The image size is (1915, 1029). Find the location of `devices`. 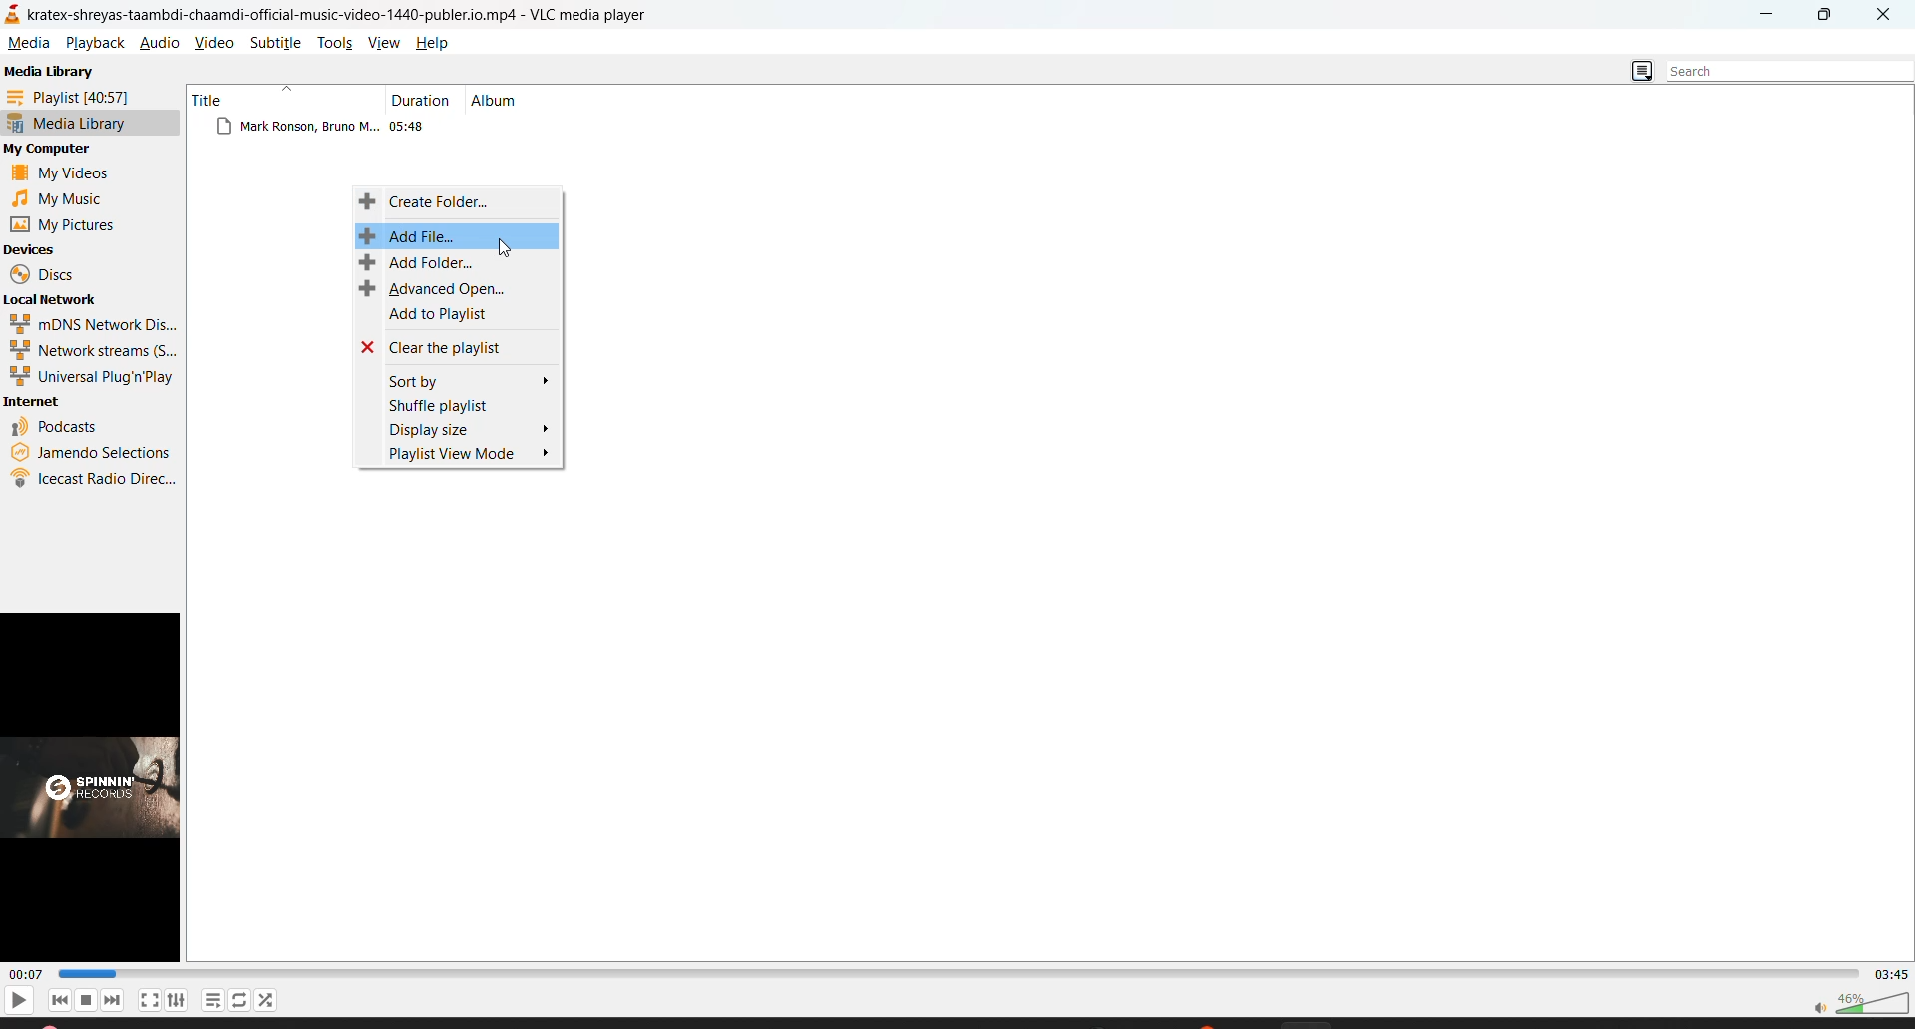

devices is located at coordinates (47, 251).